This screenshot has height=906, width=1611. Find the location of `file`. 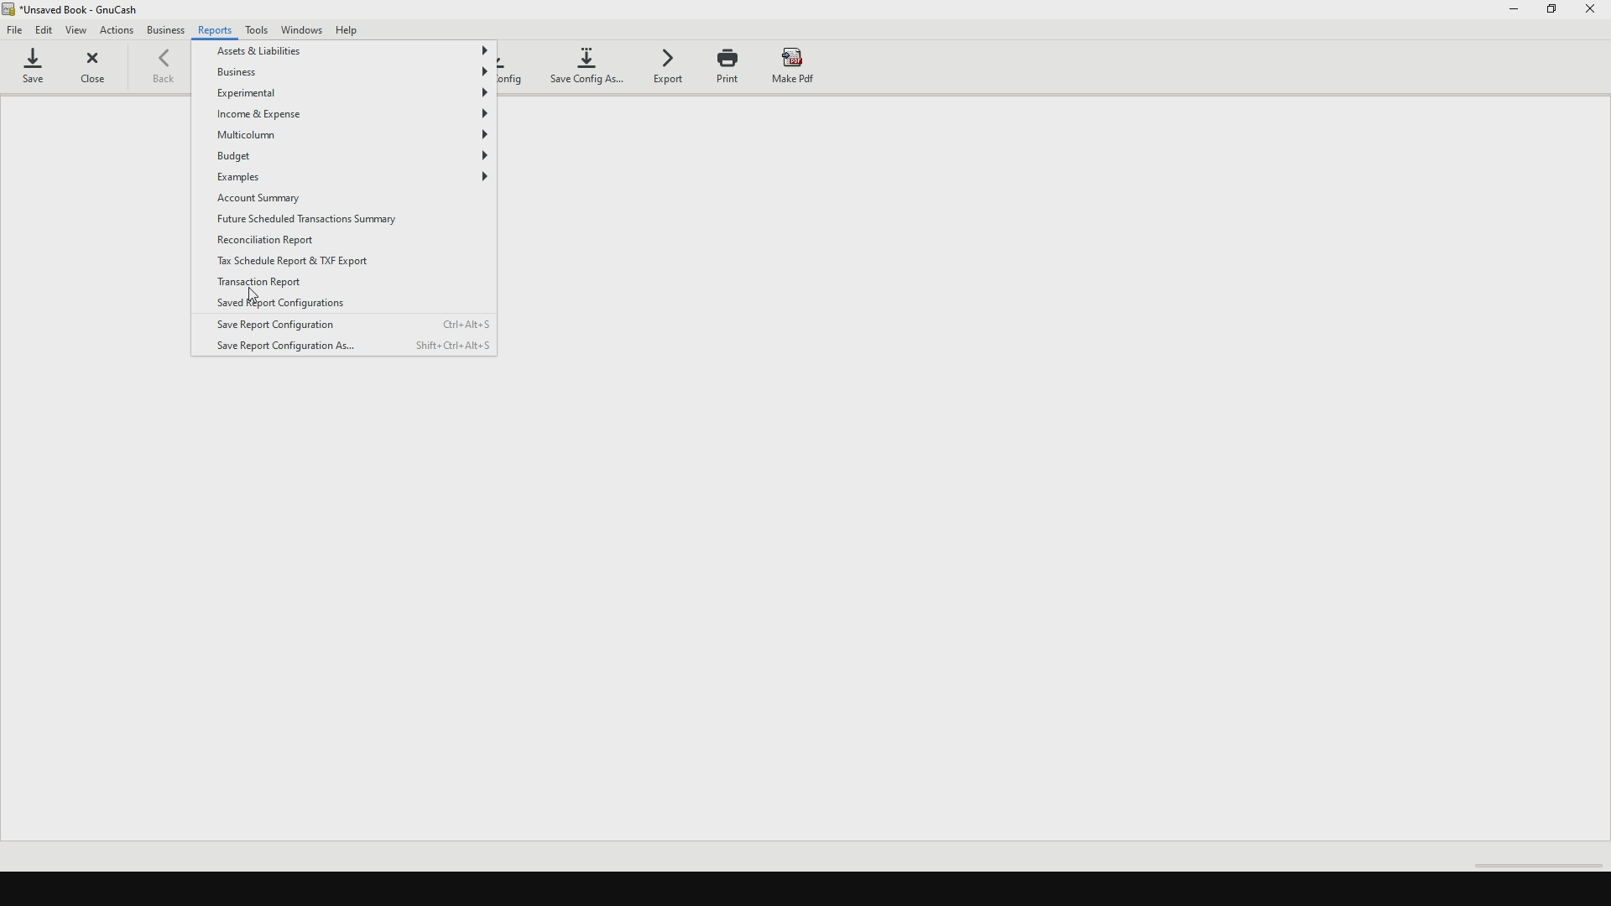

file is located at coordinates (16, 33).